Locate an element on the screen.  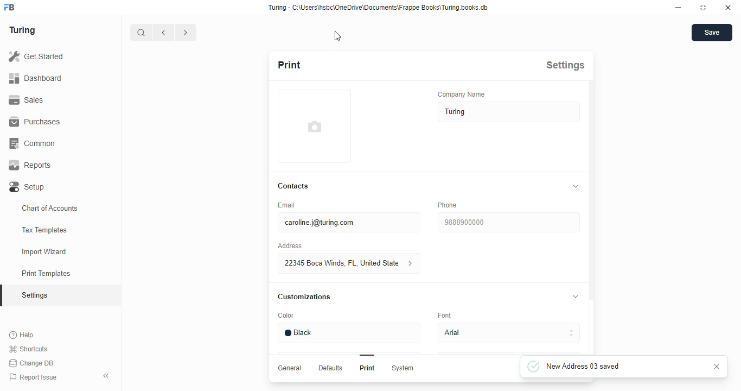
help is located at coordinates (22, 335).